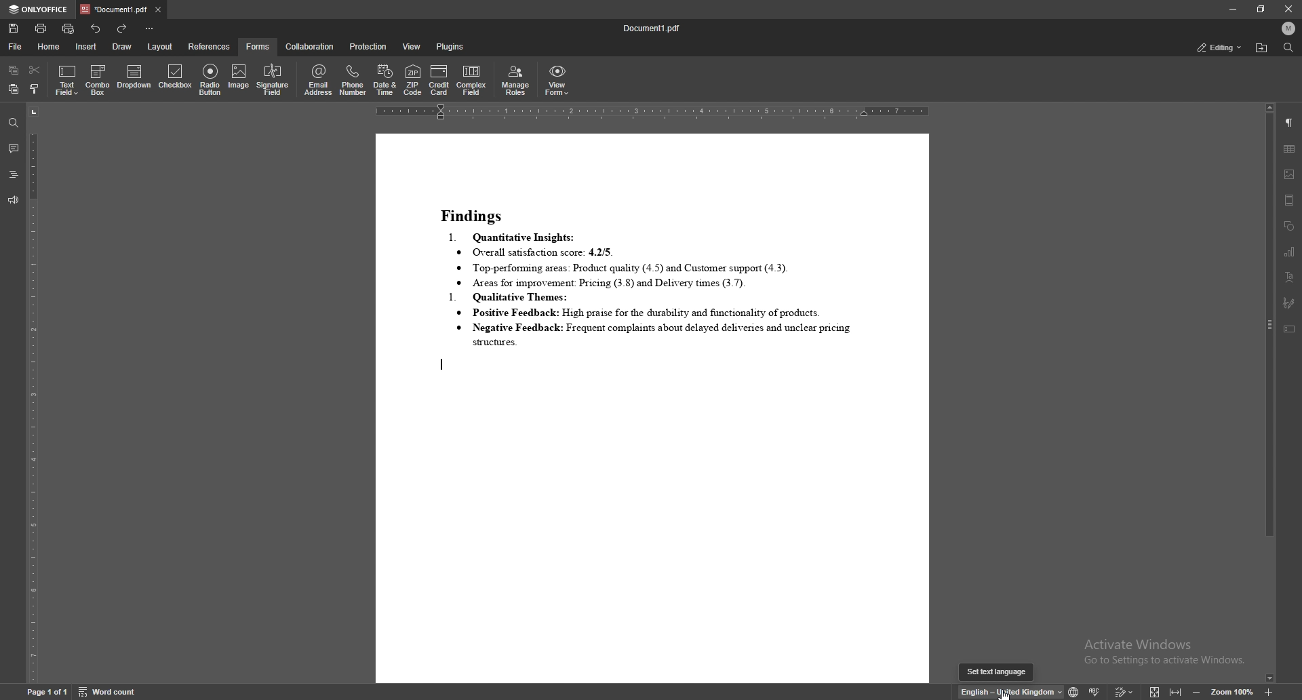 The height and width of the screenshot is (700, 1302). I want to click on scroll bar, so click(1269, 395).